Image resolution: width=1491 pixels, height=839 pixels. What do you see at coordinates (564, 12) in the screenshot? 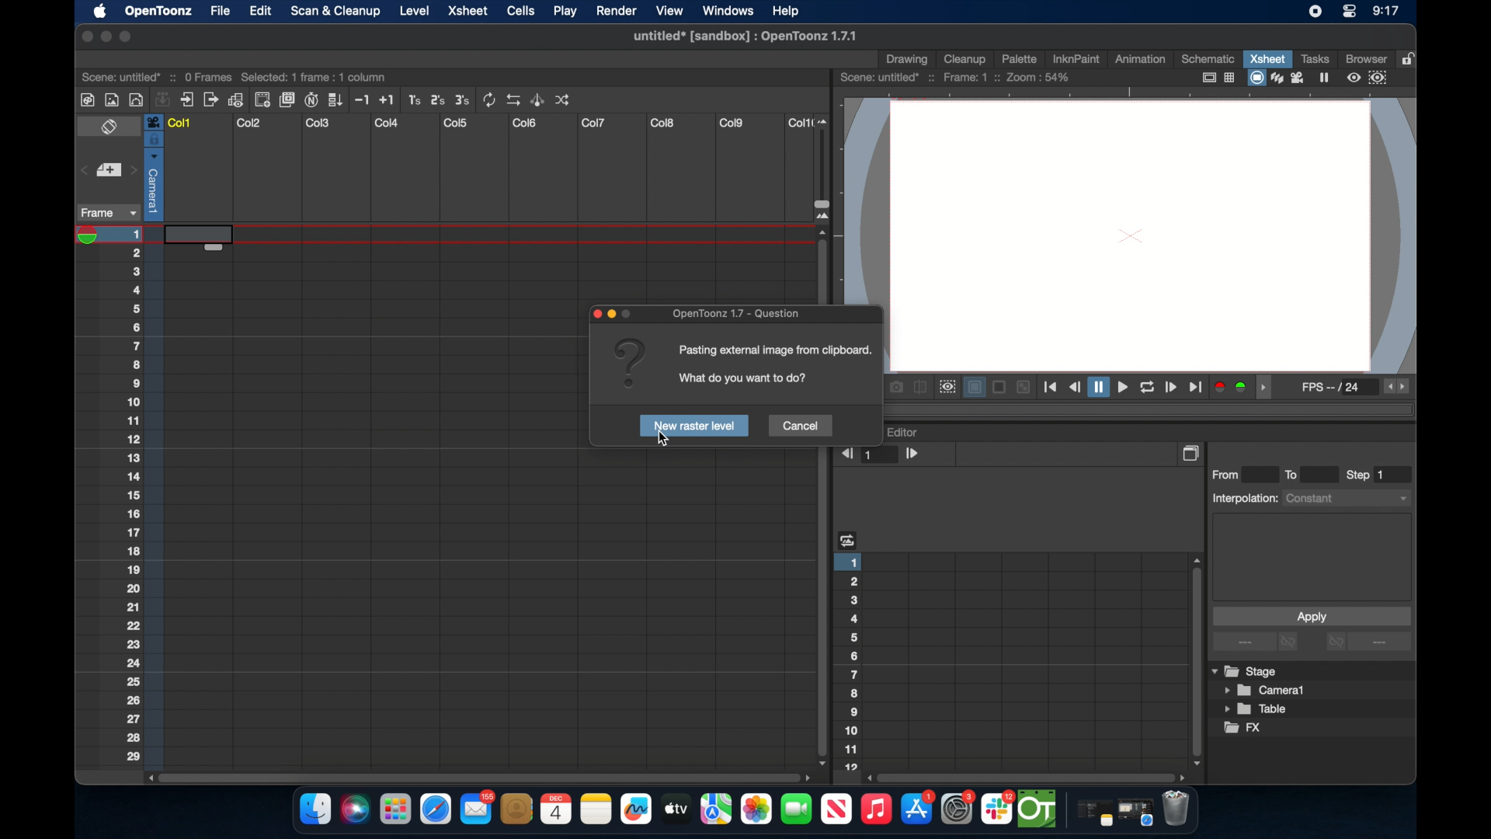
I see `play` at bounding box center [564, 12].